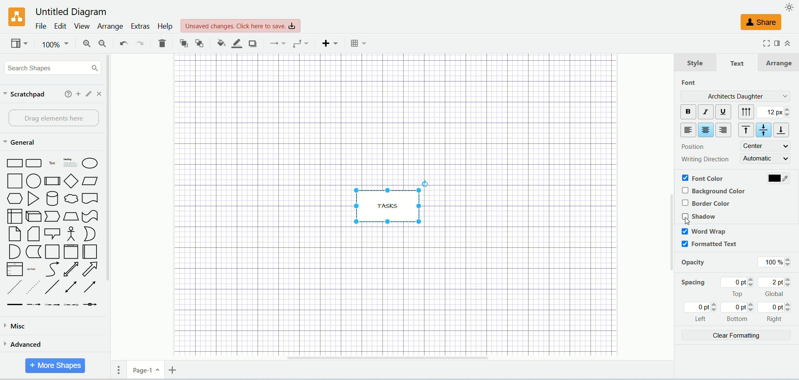 The image size is (799, 380). I want to click on view, so click(80, 26).